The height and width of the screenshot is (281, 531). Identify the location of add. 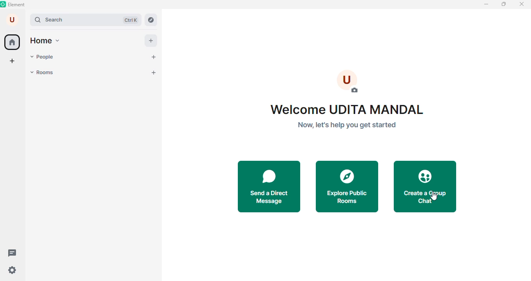
(151, 41).